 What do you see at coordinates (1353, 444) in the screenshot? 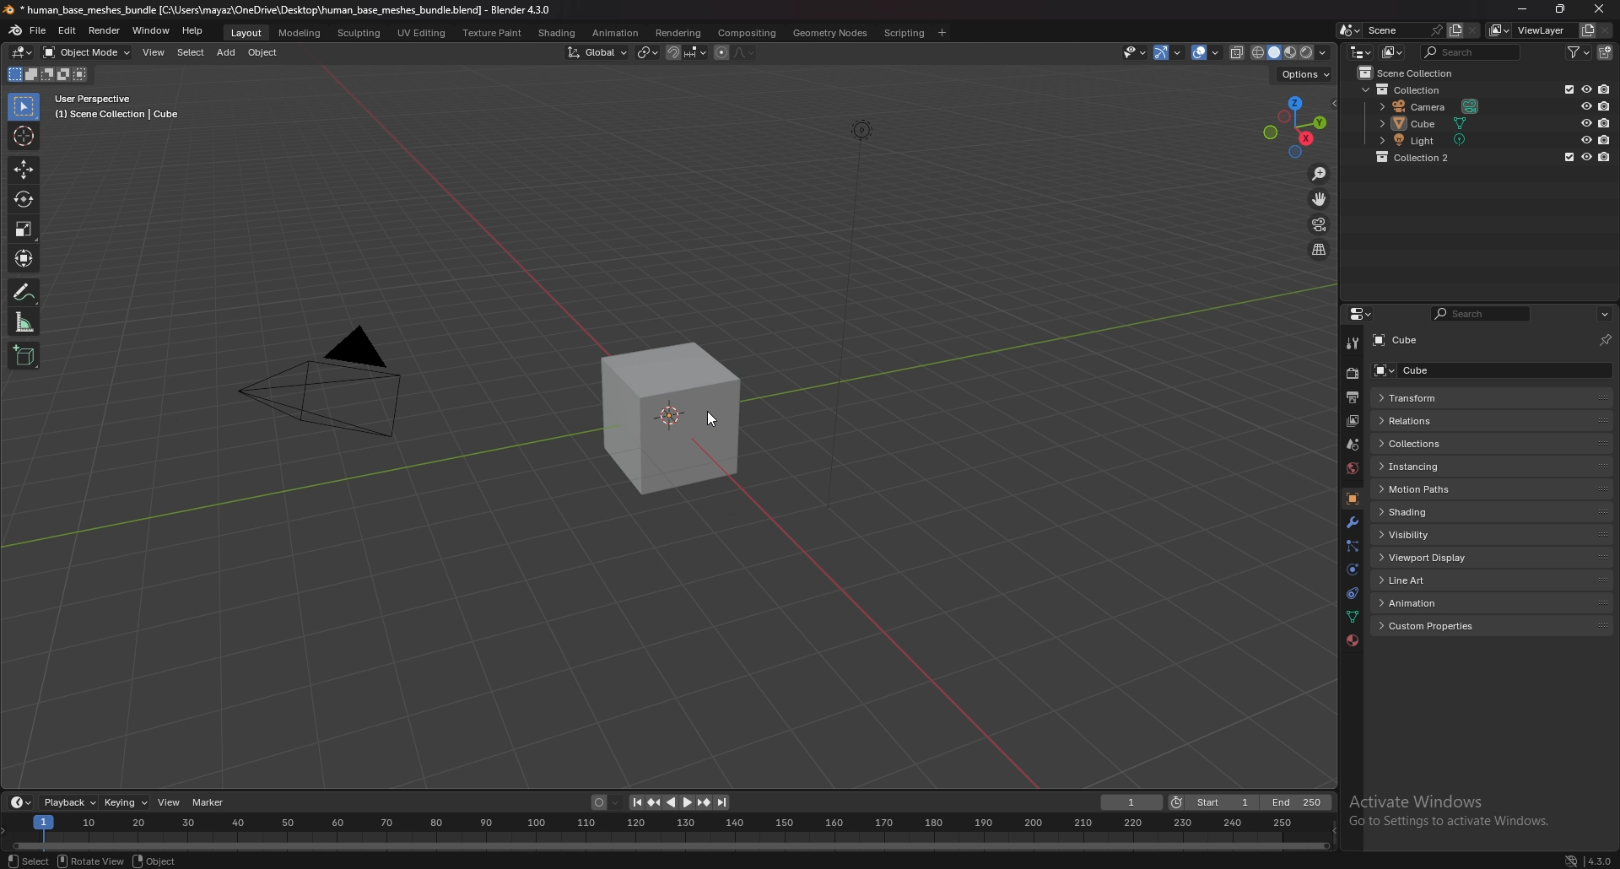
I see `scene` at bounding box center [1353, 444].